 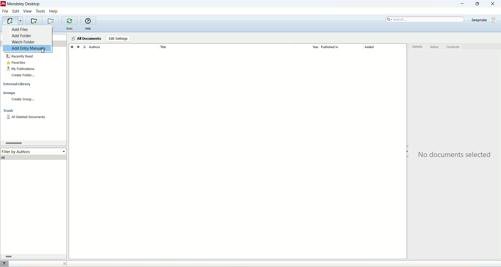 I want to click on all, so click(x=34, y=157).